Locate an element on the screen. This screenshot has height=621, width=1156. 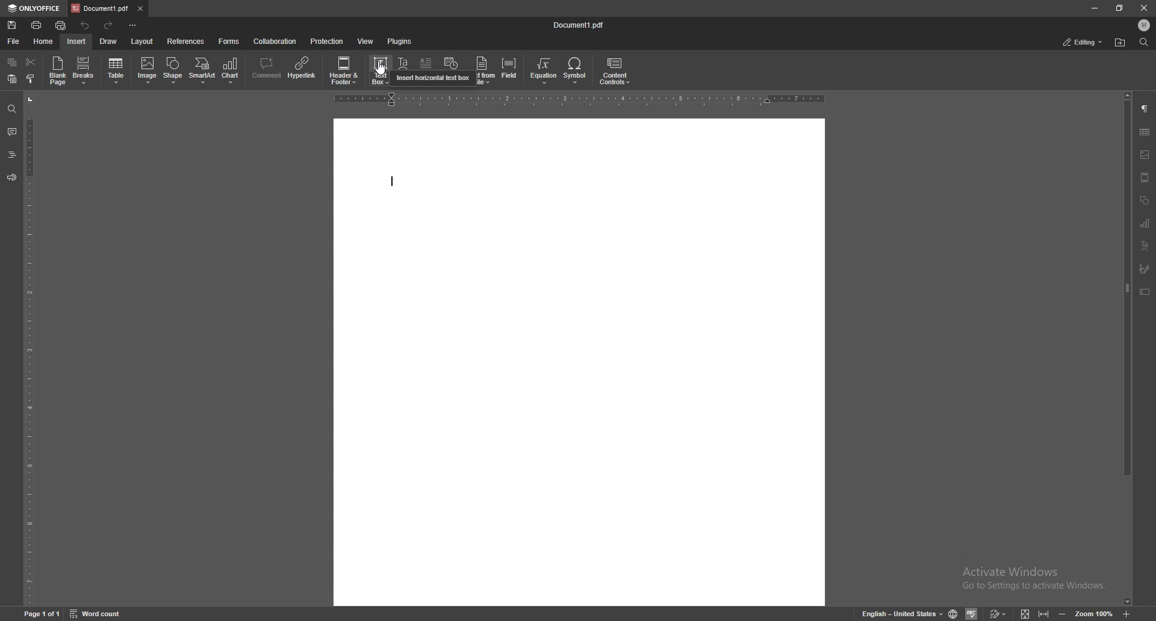
tab is located at coordinates (100, 8).